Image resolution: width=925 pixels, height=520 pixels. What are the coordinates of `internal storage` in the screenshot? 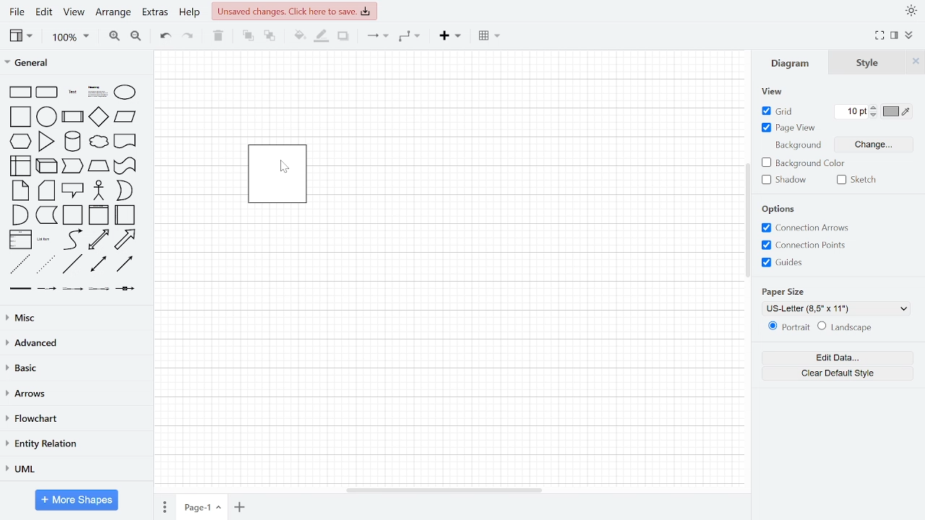 It's located at (20, 165).